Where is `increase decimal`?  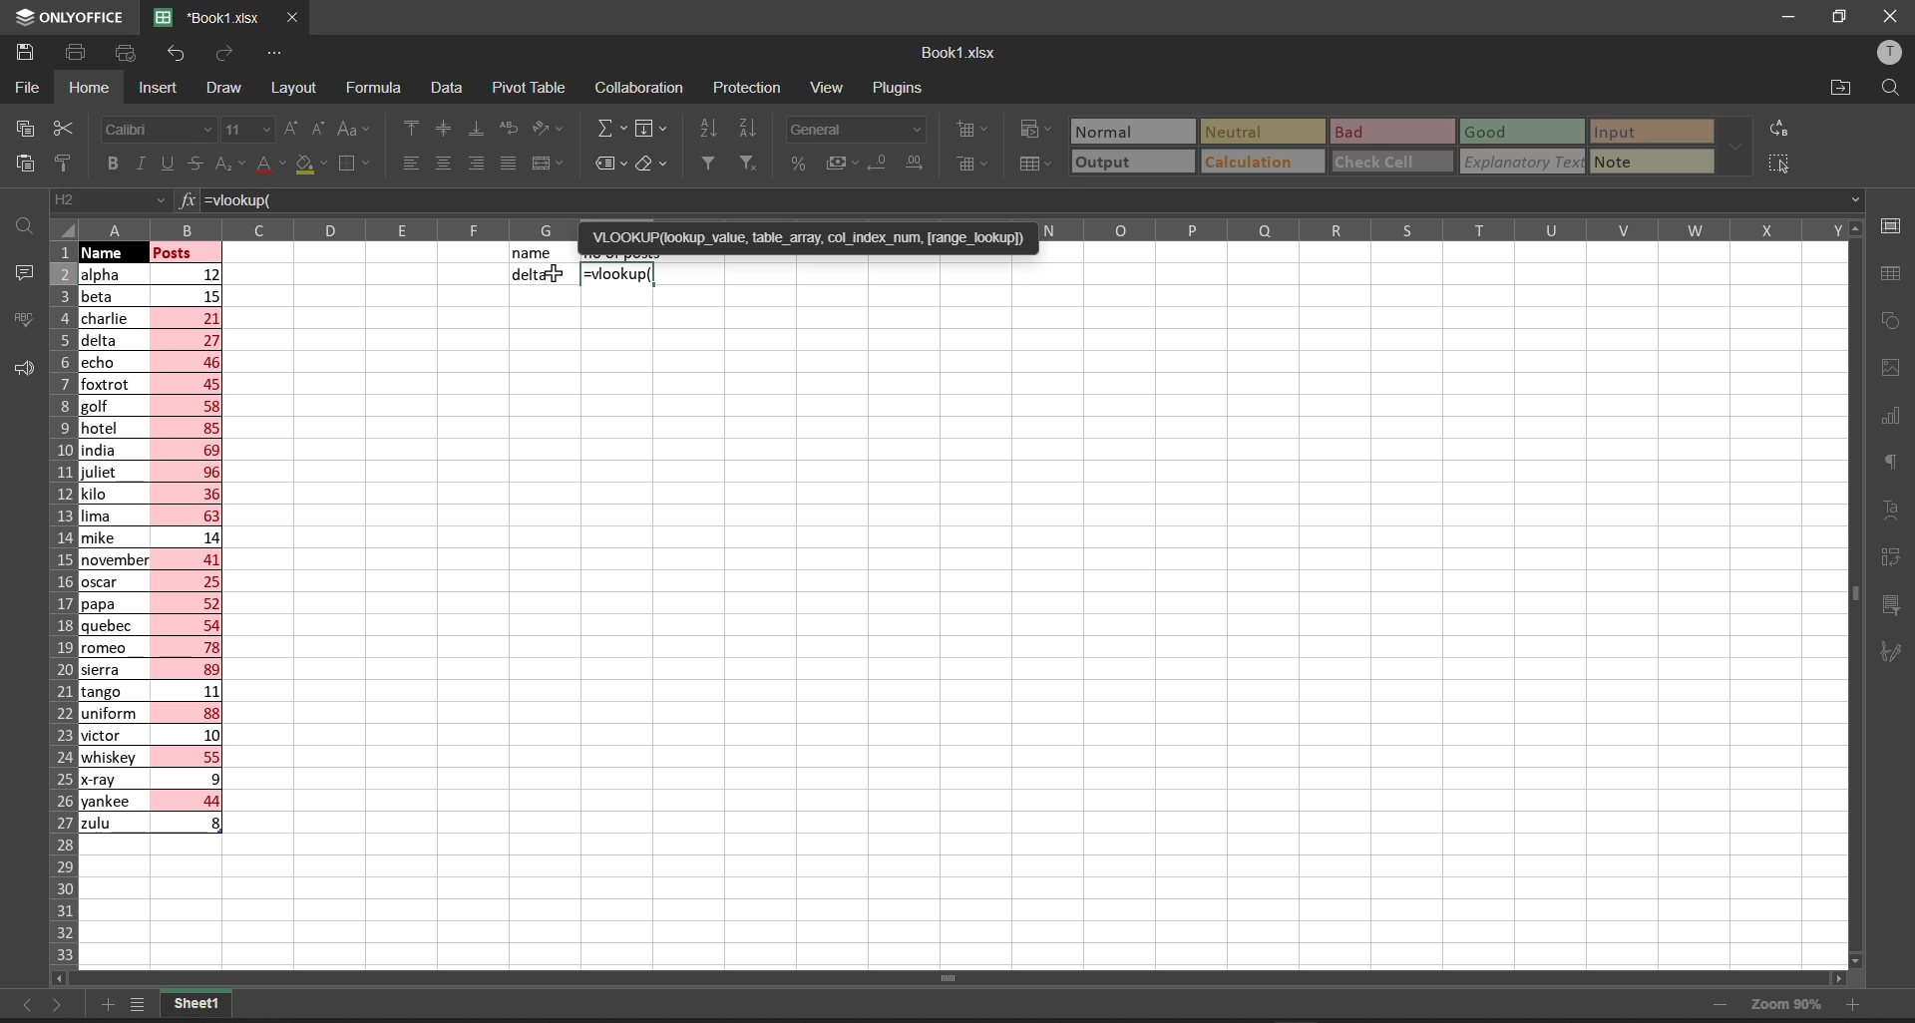
increase decimal is located at coordinates (918, 166).